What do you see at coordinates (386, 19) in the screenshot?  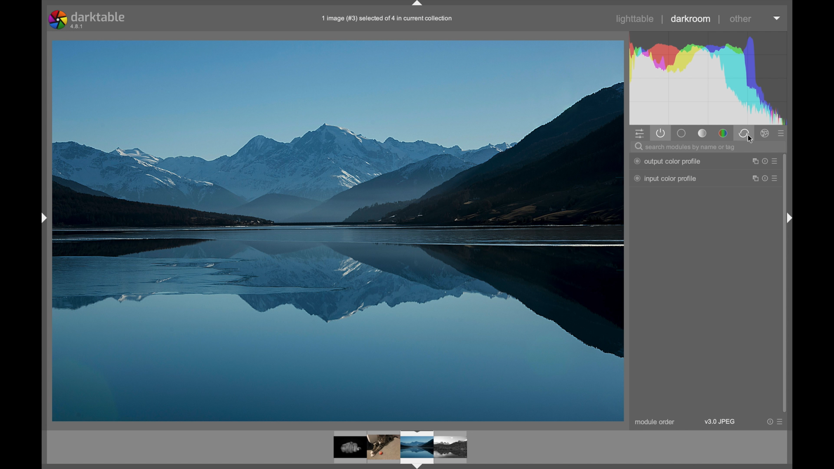 I see `file name` at bounding box center [386, 19].